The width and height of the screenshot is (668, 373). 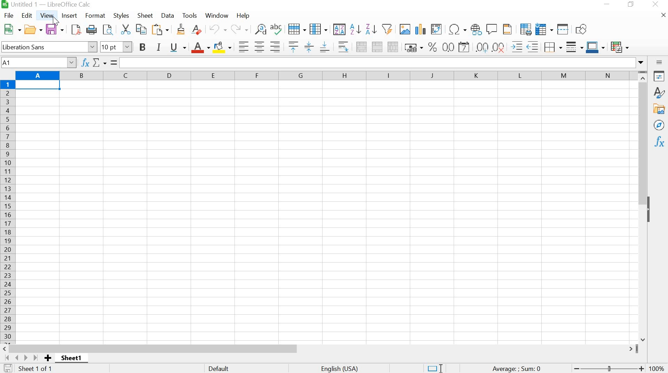 What do you see at coordinates (238, 368) in the screenshot?
I see `DEFAULT` at bounding box center [238, 368].